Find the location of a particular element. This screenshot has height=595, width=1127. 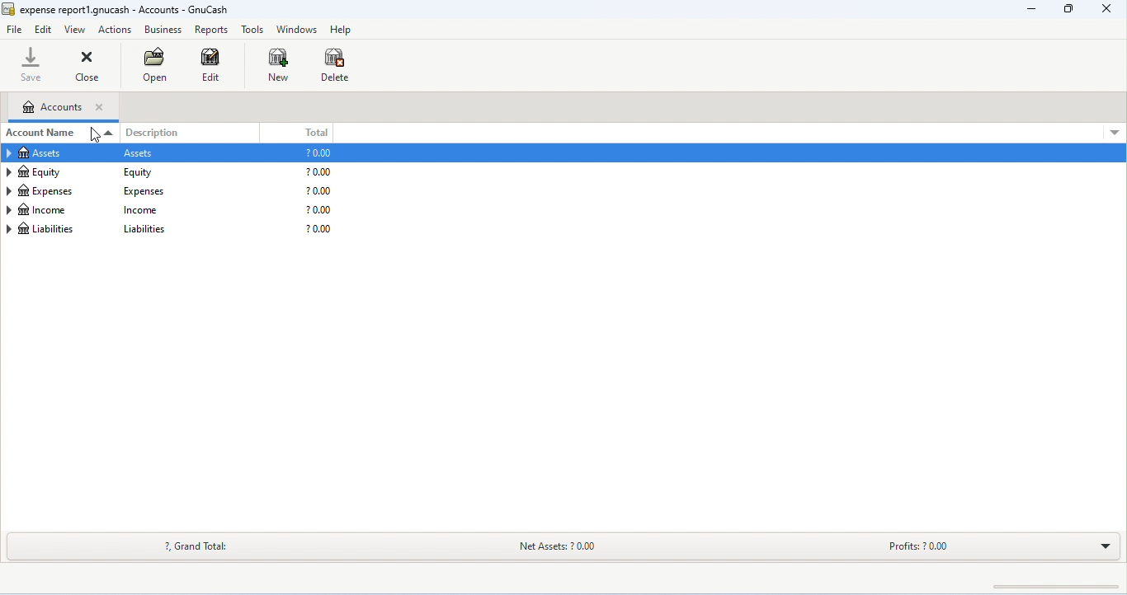

assets total is located at coordinates (318, 153).